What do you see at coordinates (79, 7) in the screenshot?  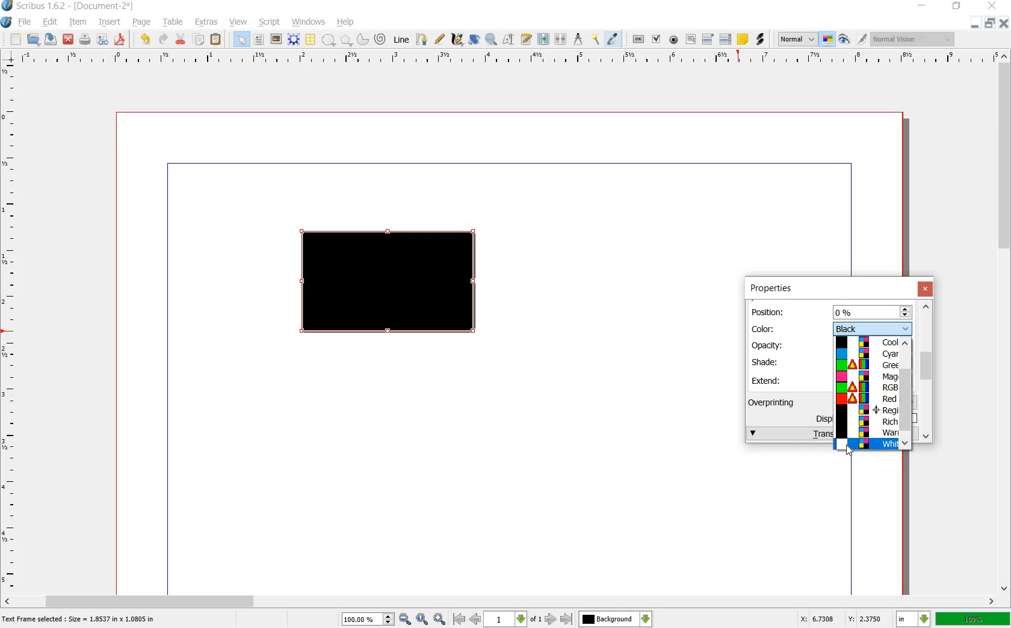 I see `scribus 1.6.2 - [document-2*]` at bounding box center [79, 7].